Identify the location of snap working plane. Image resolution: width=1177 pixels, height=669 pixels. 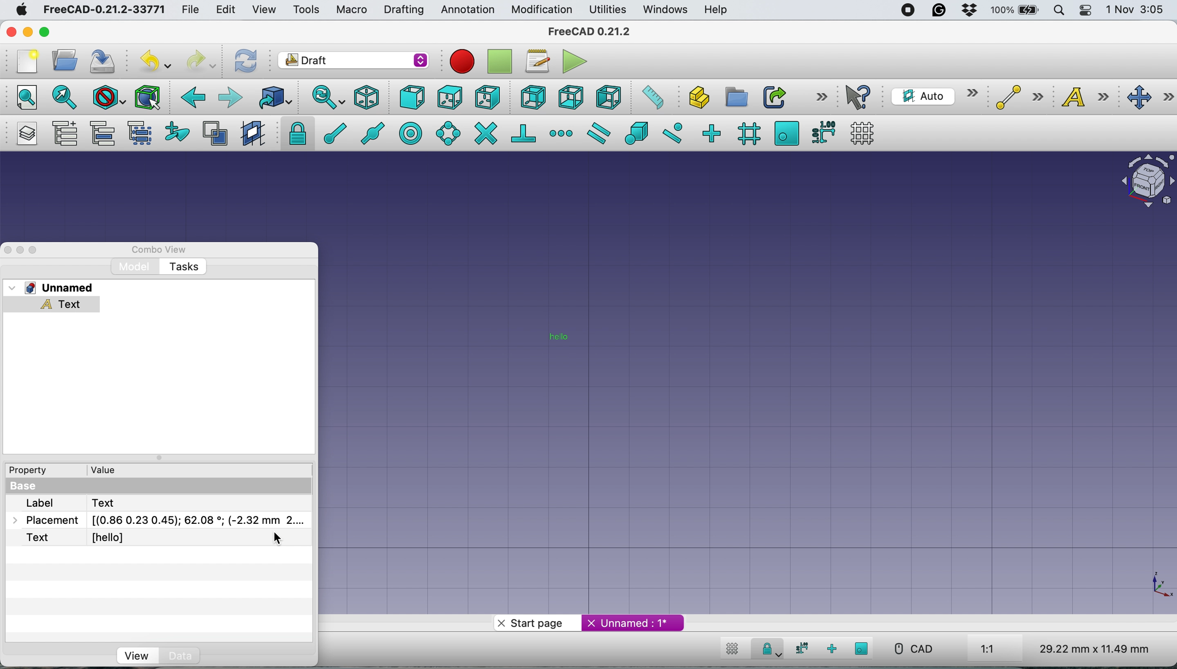
(784, 132).